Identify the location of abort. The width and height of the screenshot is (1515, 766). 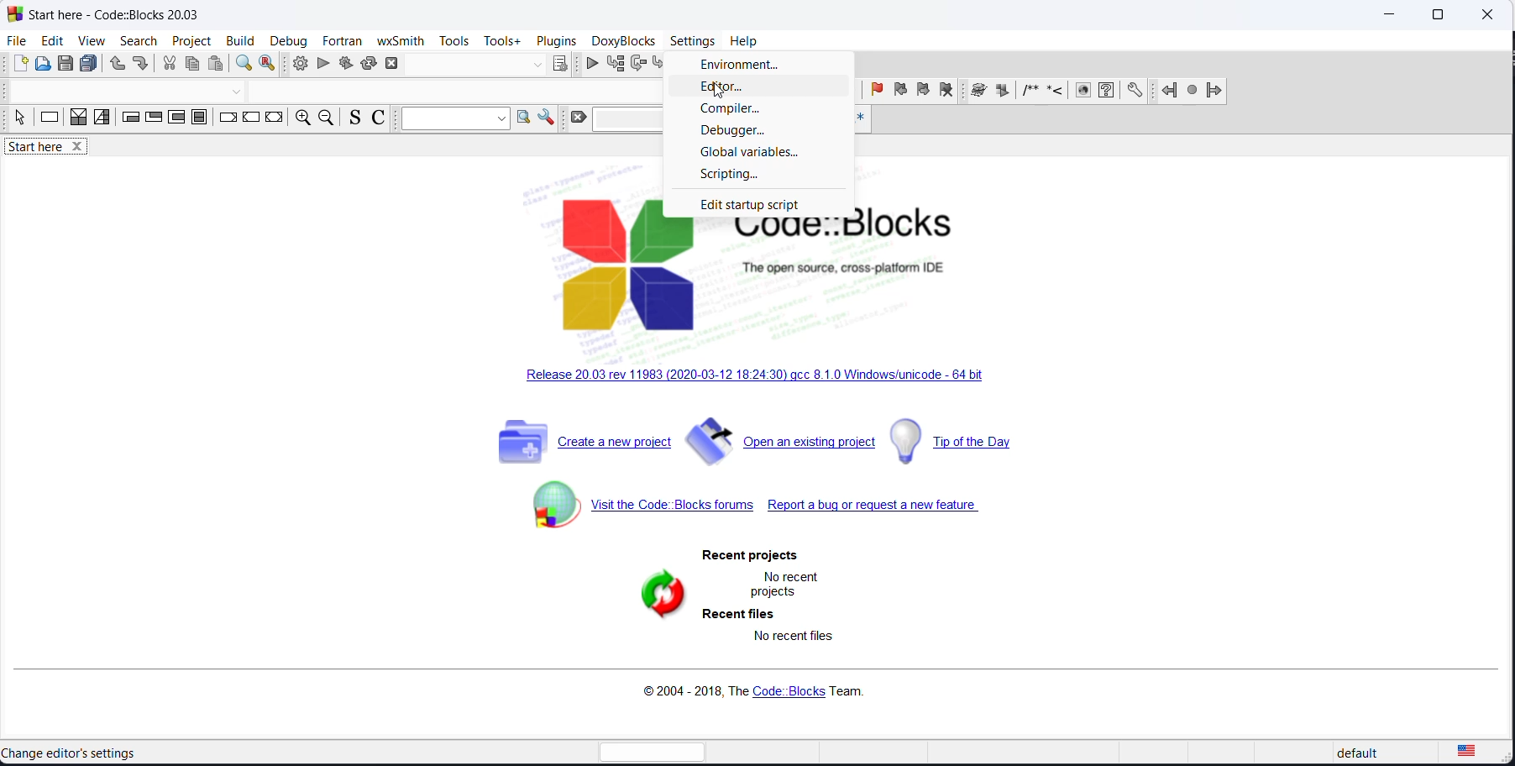
(391, 64).